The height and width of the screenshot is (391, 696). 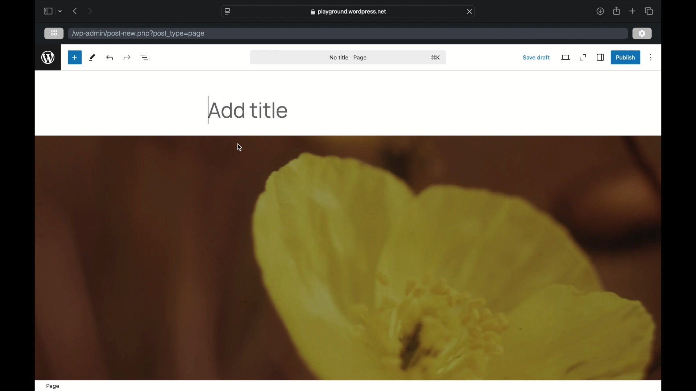 What do you see at coordinates (565, 57) in the screenshot?
I see `view` at bounding box center [565, 57].